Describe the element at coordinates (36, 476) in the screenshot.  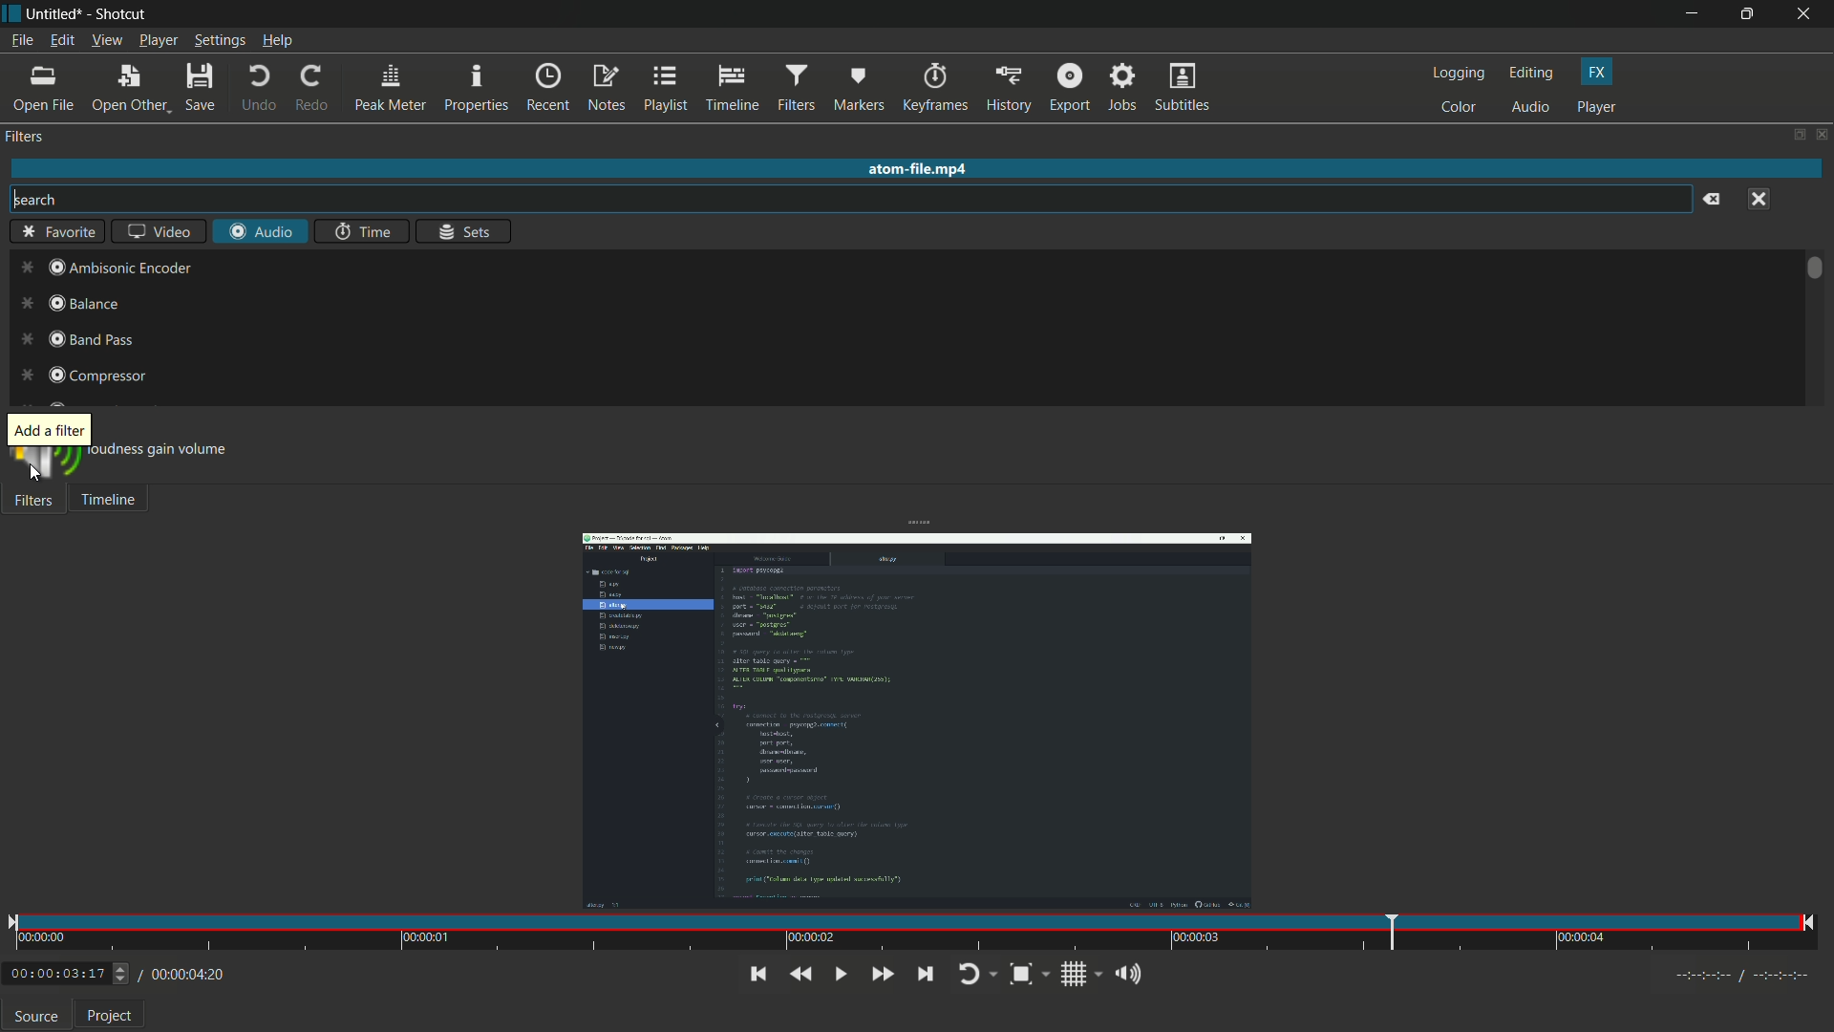
I see `cursor` at that location.